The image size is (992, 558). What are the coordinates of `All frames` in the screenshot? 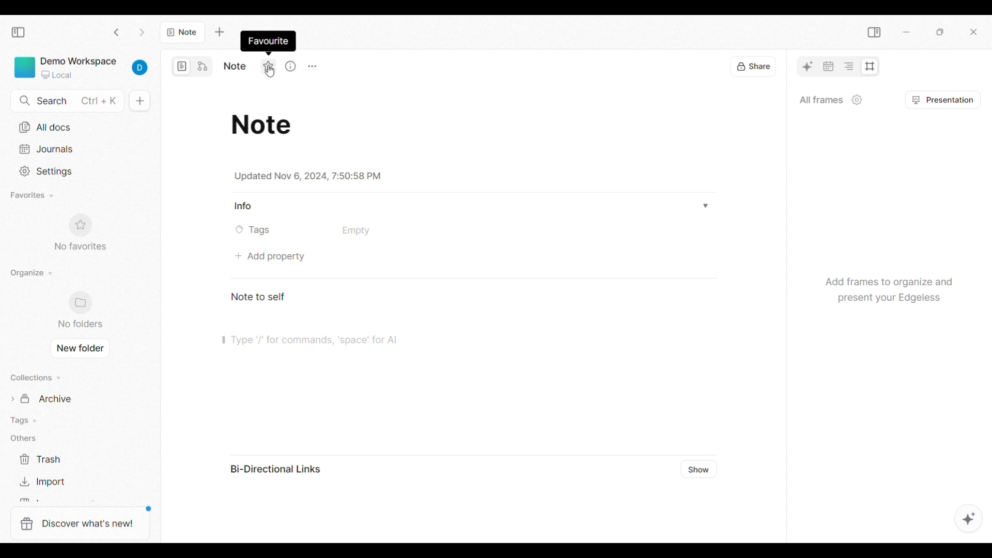 It's located at (821, 99).